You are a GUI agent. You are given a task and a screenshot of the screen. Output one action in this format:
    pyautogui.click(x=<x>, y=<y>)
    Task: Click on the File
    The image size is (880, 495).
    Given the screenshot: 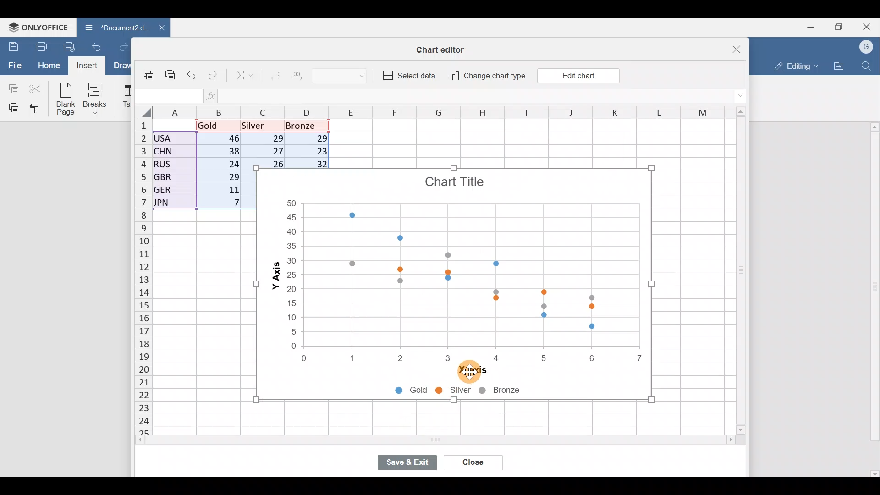 What is the action you would take?
    pyautogui.click(x=13, y=65)
    